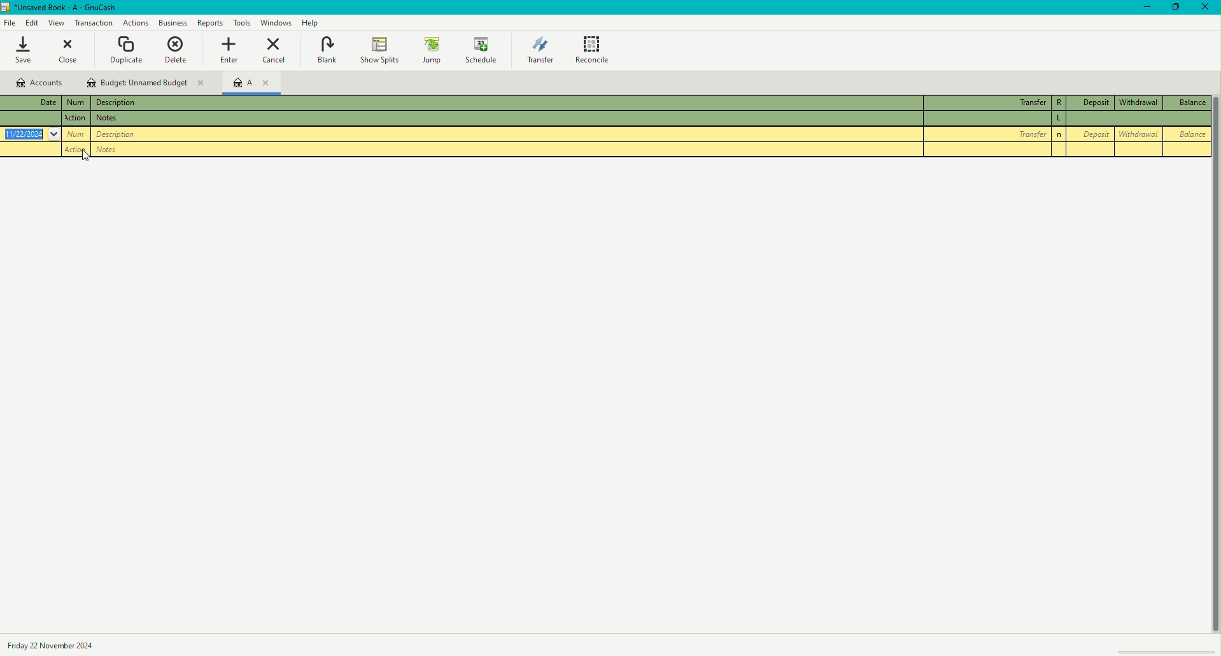 The image size is (1221, 656). Describe the element at coordinates (77, 120) in the screenshot. I see `Num` at that location.